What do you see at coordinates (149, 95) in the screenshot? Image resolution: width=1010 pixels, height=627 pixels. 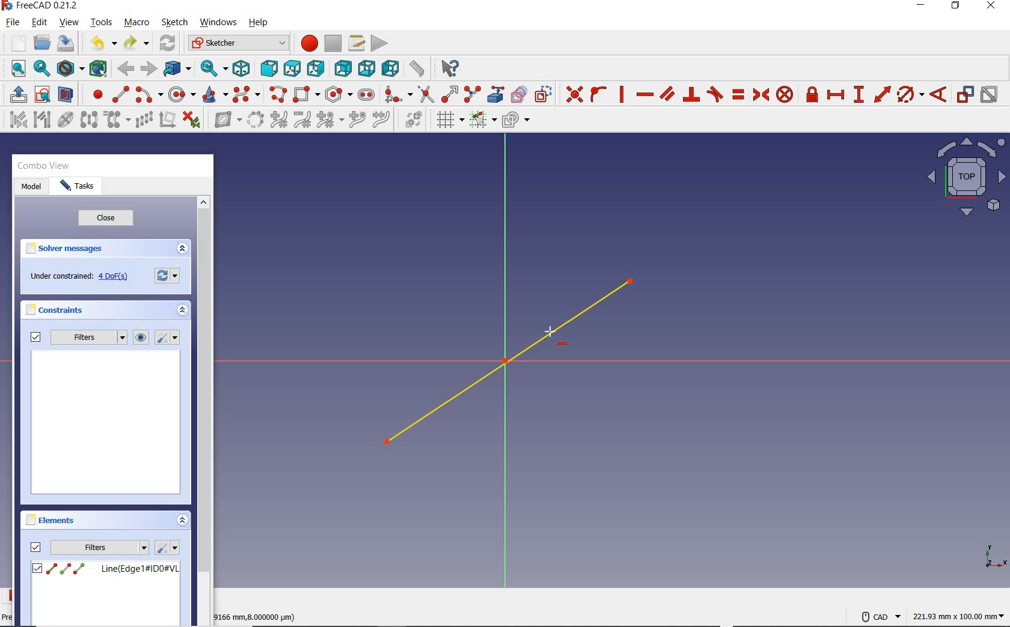 I see `CREATE ARC` at bounding box center [149, 95].